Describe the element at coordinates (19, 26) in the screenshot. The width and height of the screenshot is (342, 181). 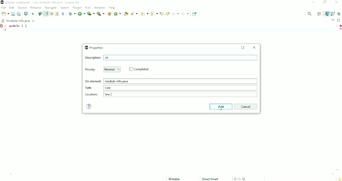
I see `module 1` at that location.